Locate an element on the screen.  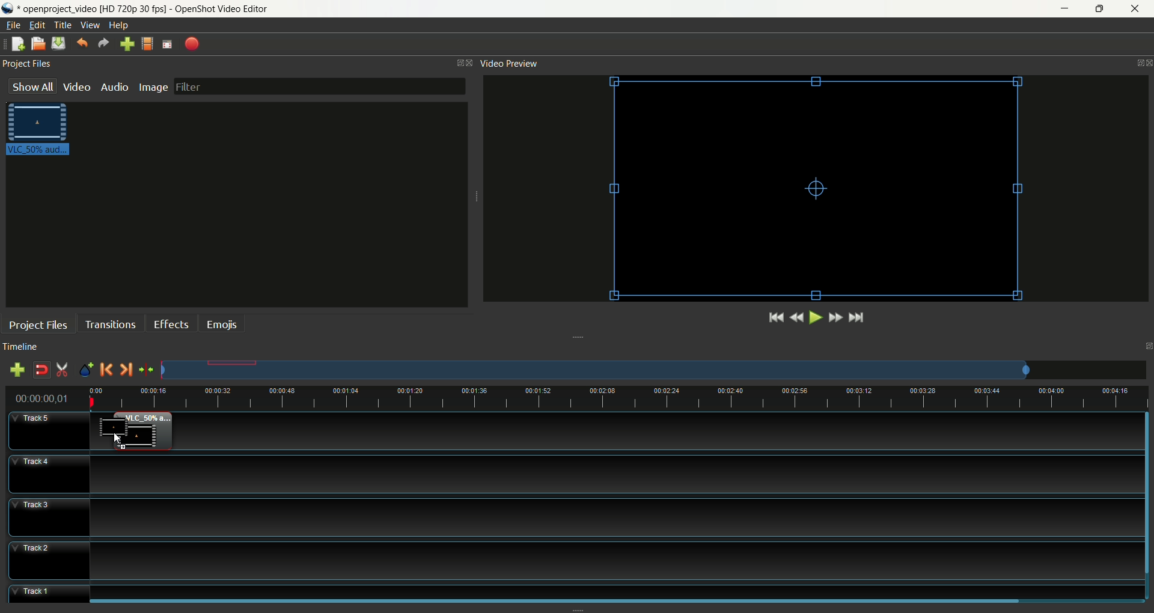
rewind is located at coordinates (796, 318).